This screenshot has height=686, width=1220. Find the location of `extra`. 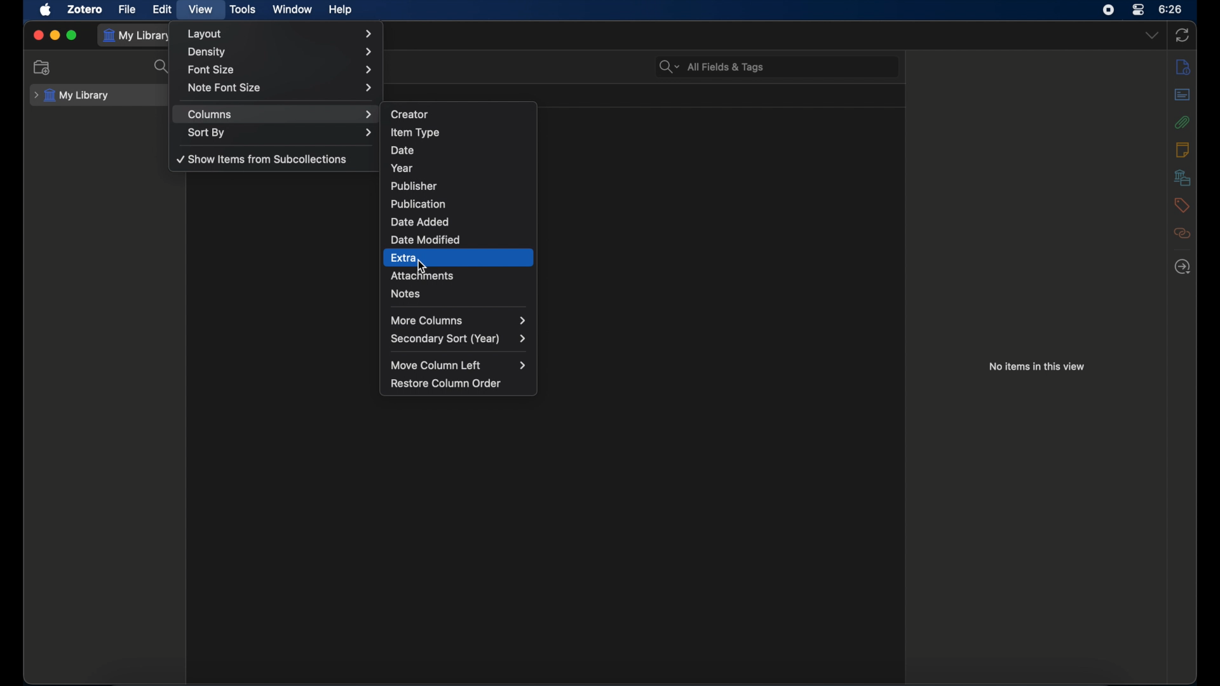

extra is located at coordinates (455, 259).